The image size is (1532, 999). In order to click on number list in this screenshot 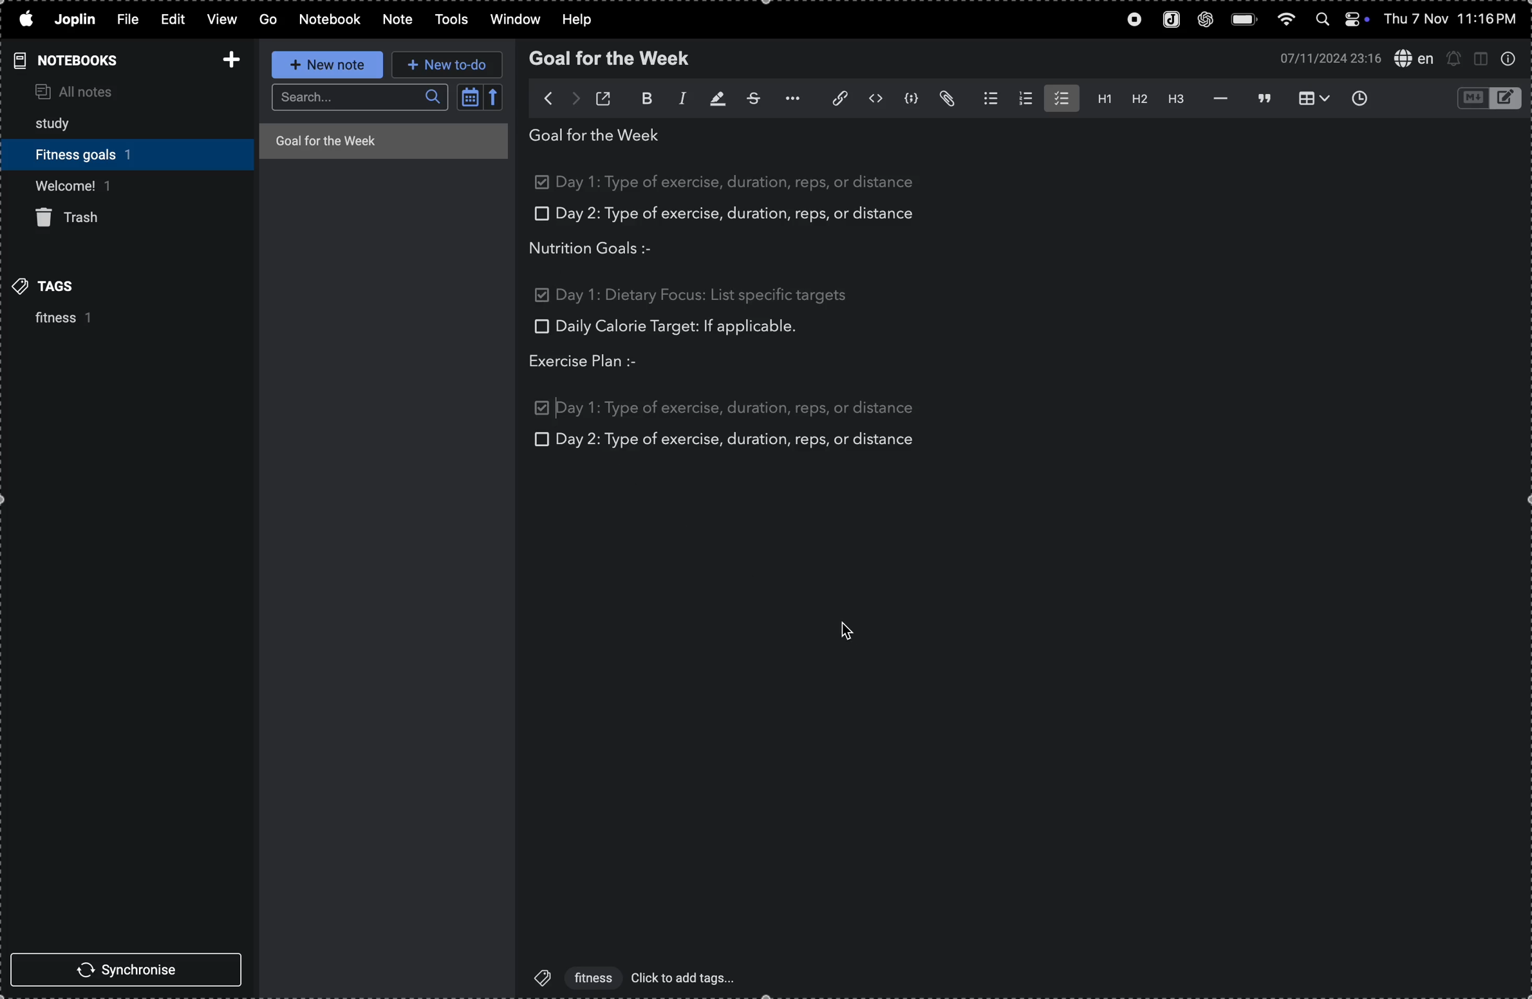, I will do `click(1023, 98)`.